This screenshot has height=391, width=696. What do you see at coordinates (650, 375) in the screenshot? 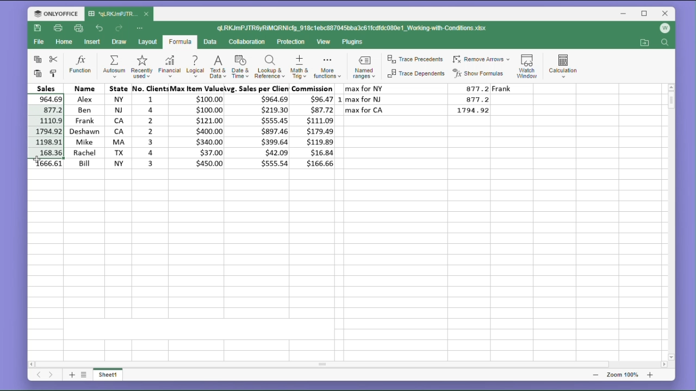
I see `zoom in` at bounding box center [650, 375].